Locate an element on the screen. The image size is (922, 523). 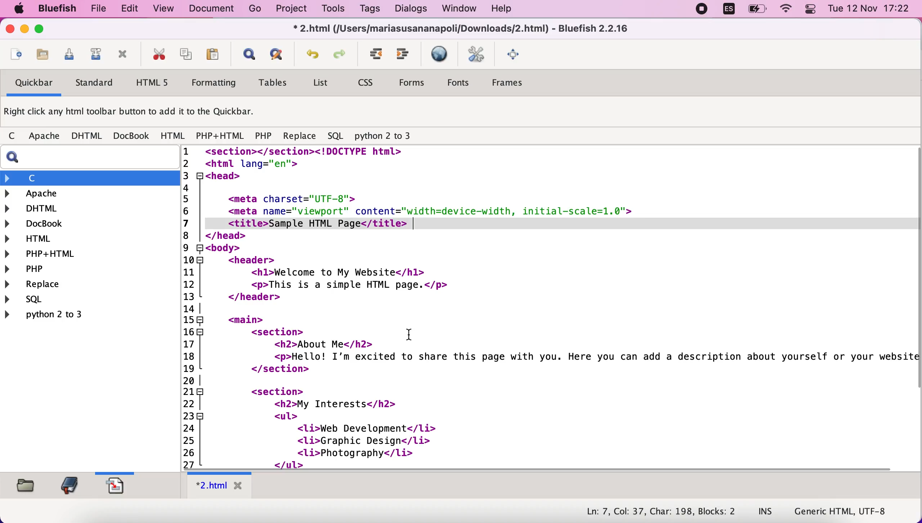
forms is located at coordinates (415, 82).